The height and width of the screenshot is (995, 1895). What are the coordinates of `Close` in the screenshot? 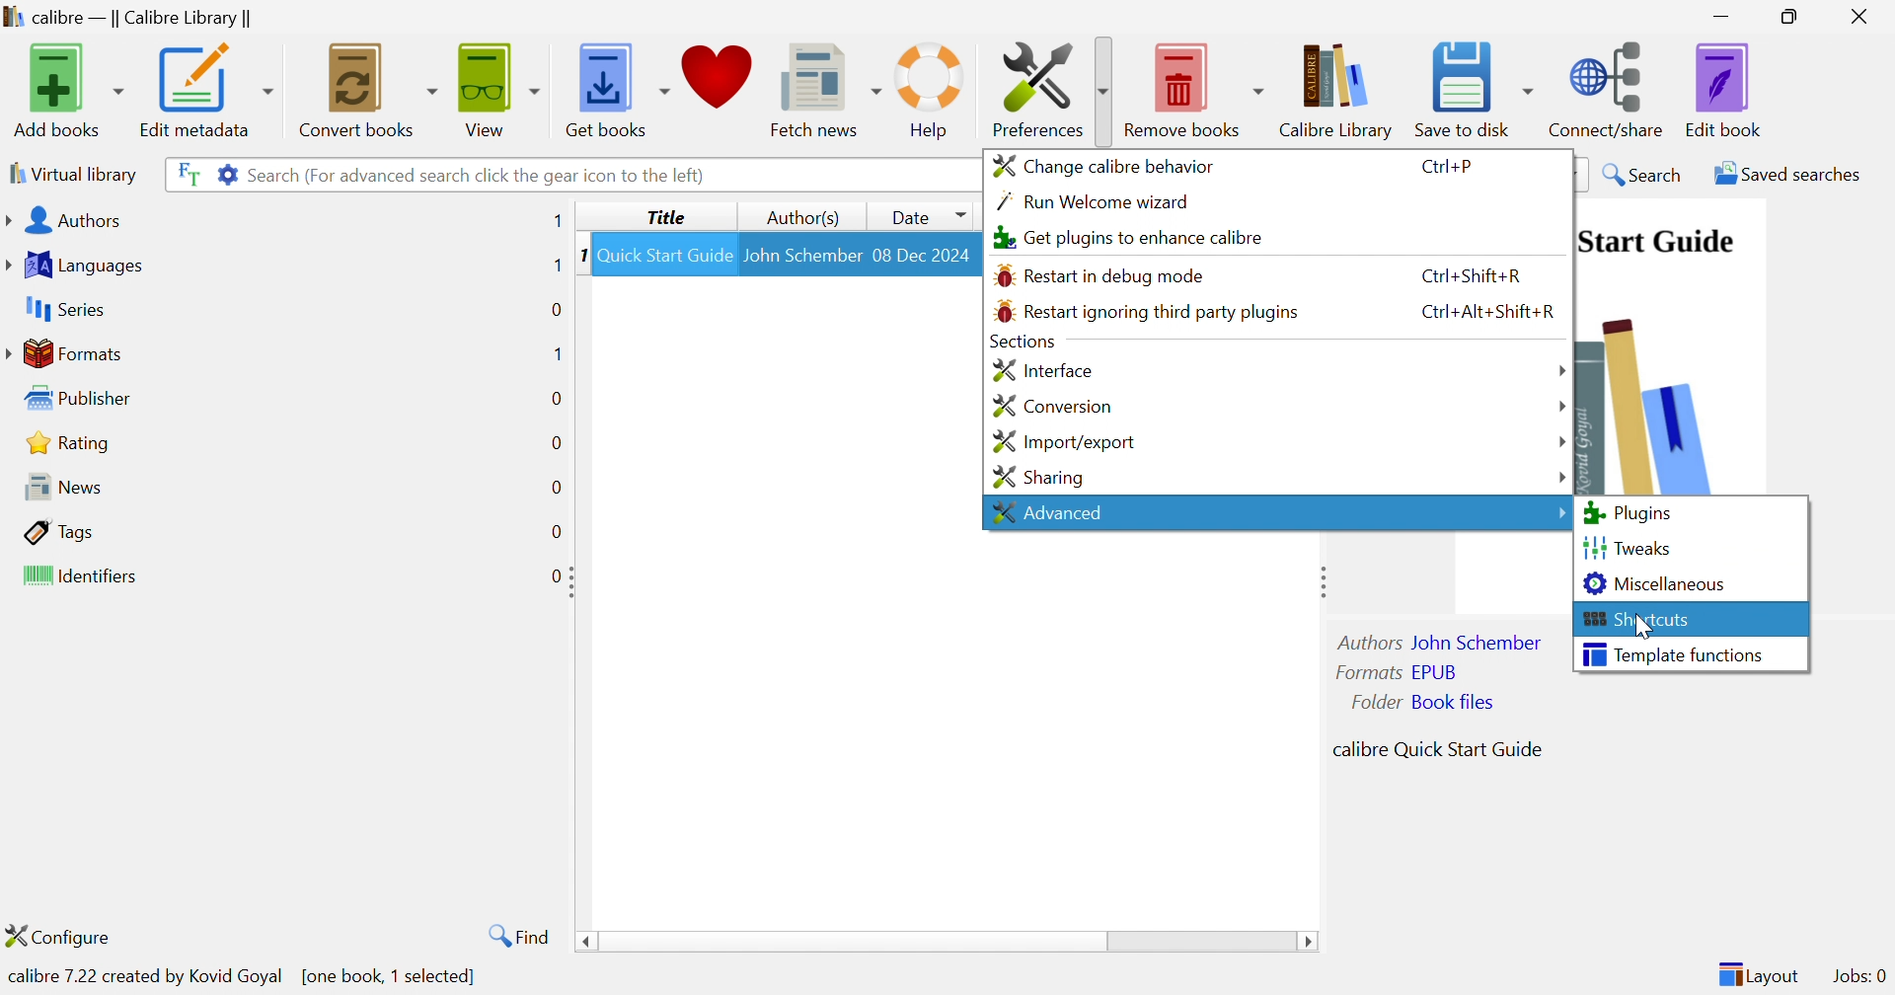 It's located at (1864, 16).